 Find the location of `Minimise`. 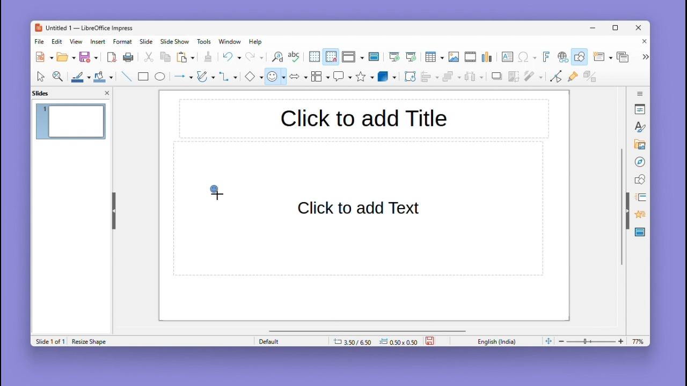

Minimise is located at coordinates (594, 27).